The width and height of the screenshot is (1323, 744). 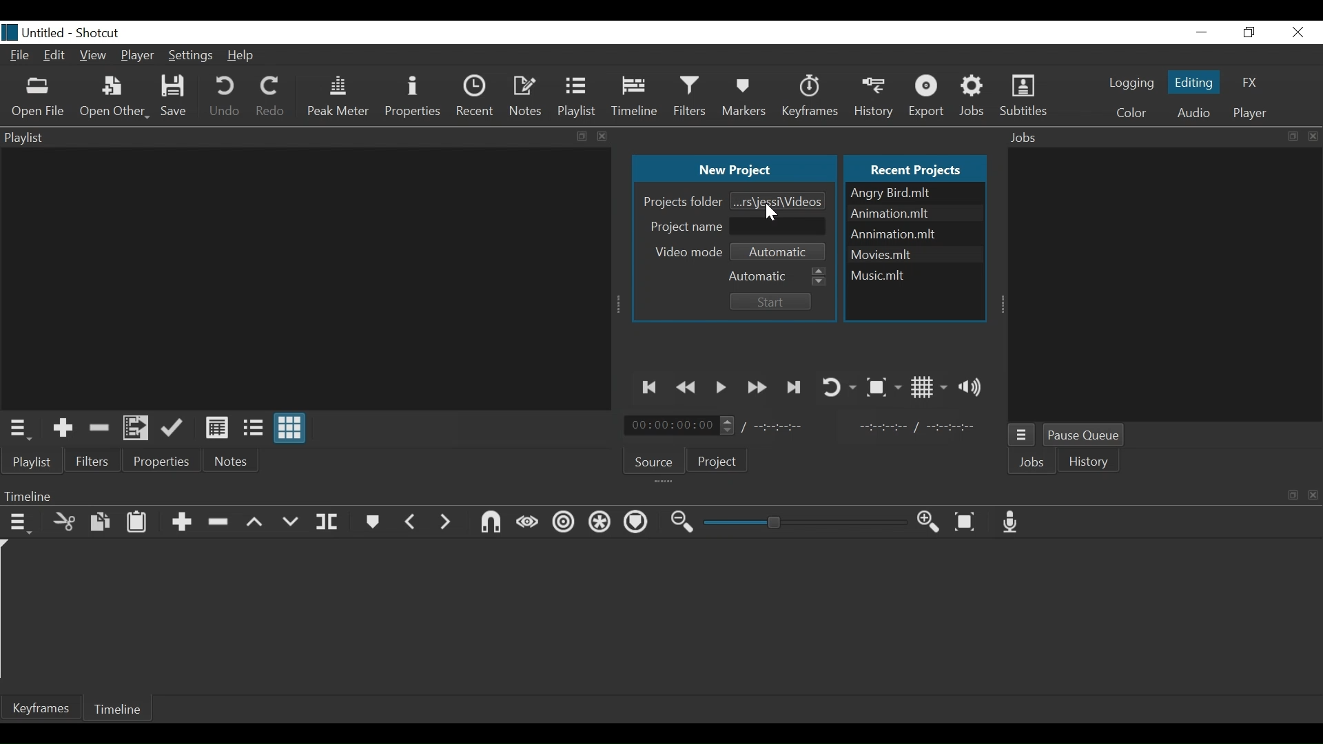 What do you see at coordinates (812, 96) in the screenshot?
I see `Keyframe` at bounding box center [812, 96].